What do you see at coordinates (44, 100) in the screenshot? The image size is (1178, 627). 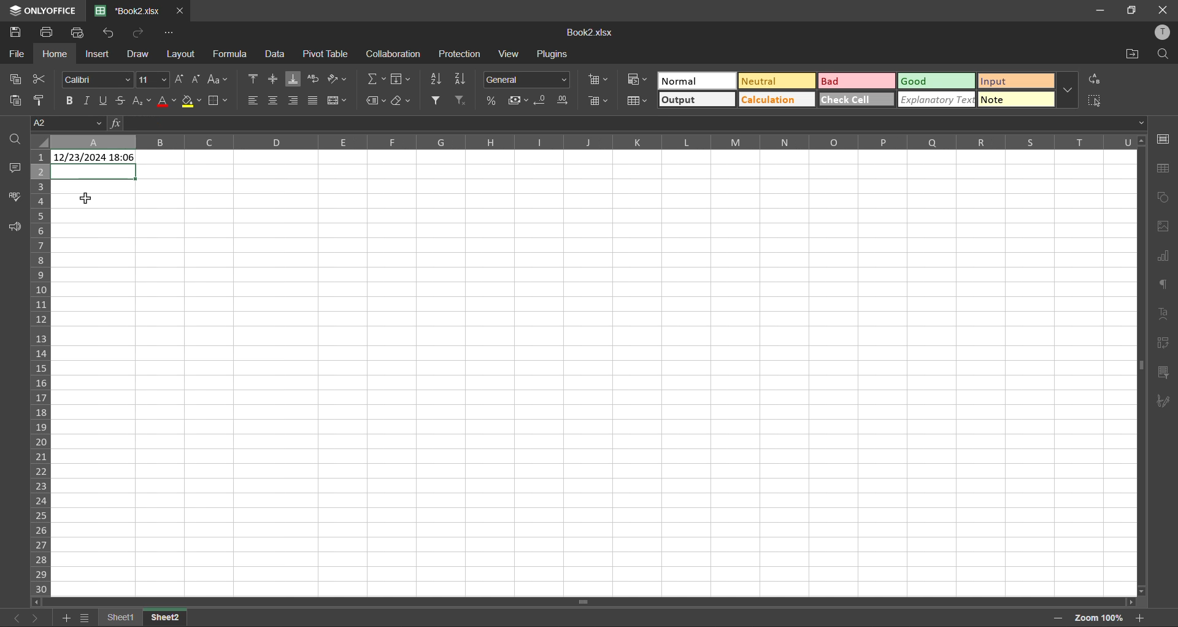 I see `copy style` at bounding box center [44, 100].